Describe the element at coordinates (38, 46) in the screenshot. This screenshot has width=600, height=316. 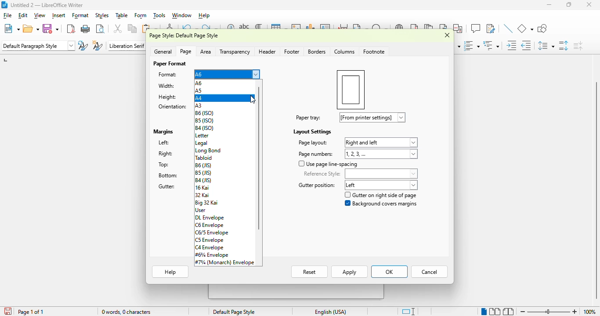
I see `set paragraph style` at that location.